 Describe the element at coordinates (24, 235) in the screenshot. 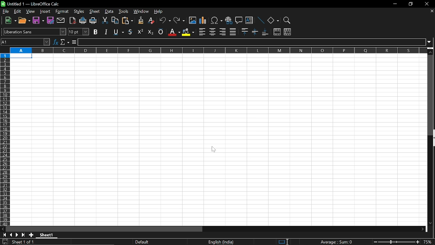

I see `go to last page` at that location.